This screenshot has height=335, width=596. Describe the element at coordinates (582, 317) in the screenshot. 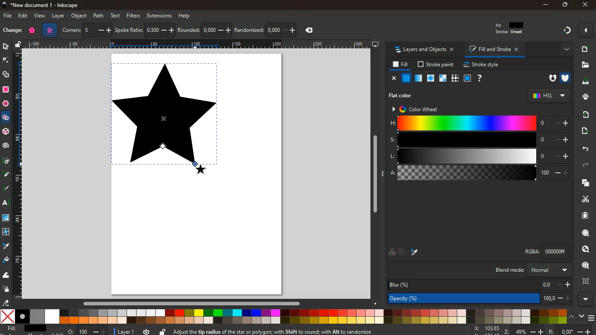

I see `down` at that location.